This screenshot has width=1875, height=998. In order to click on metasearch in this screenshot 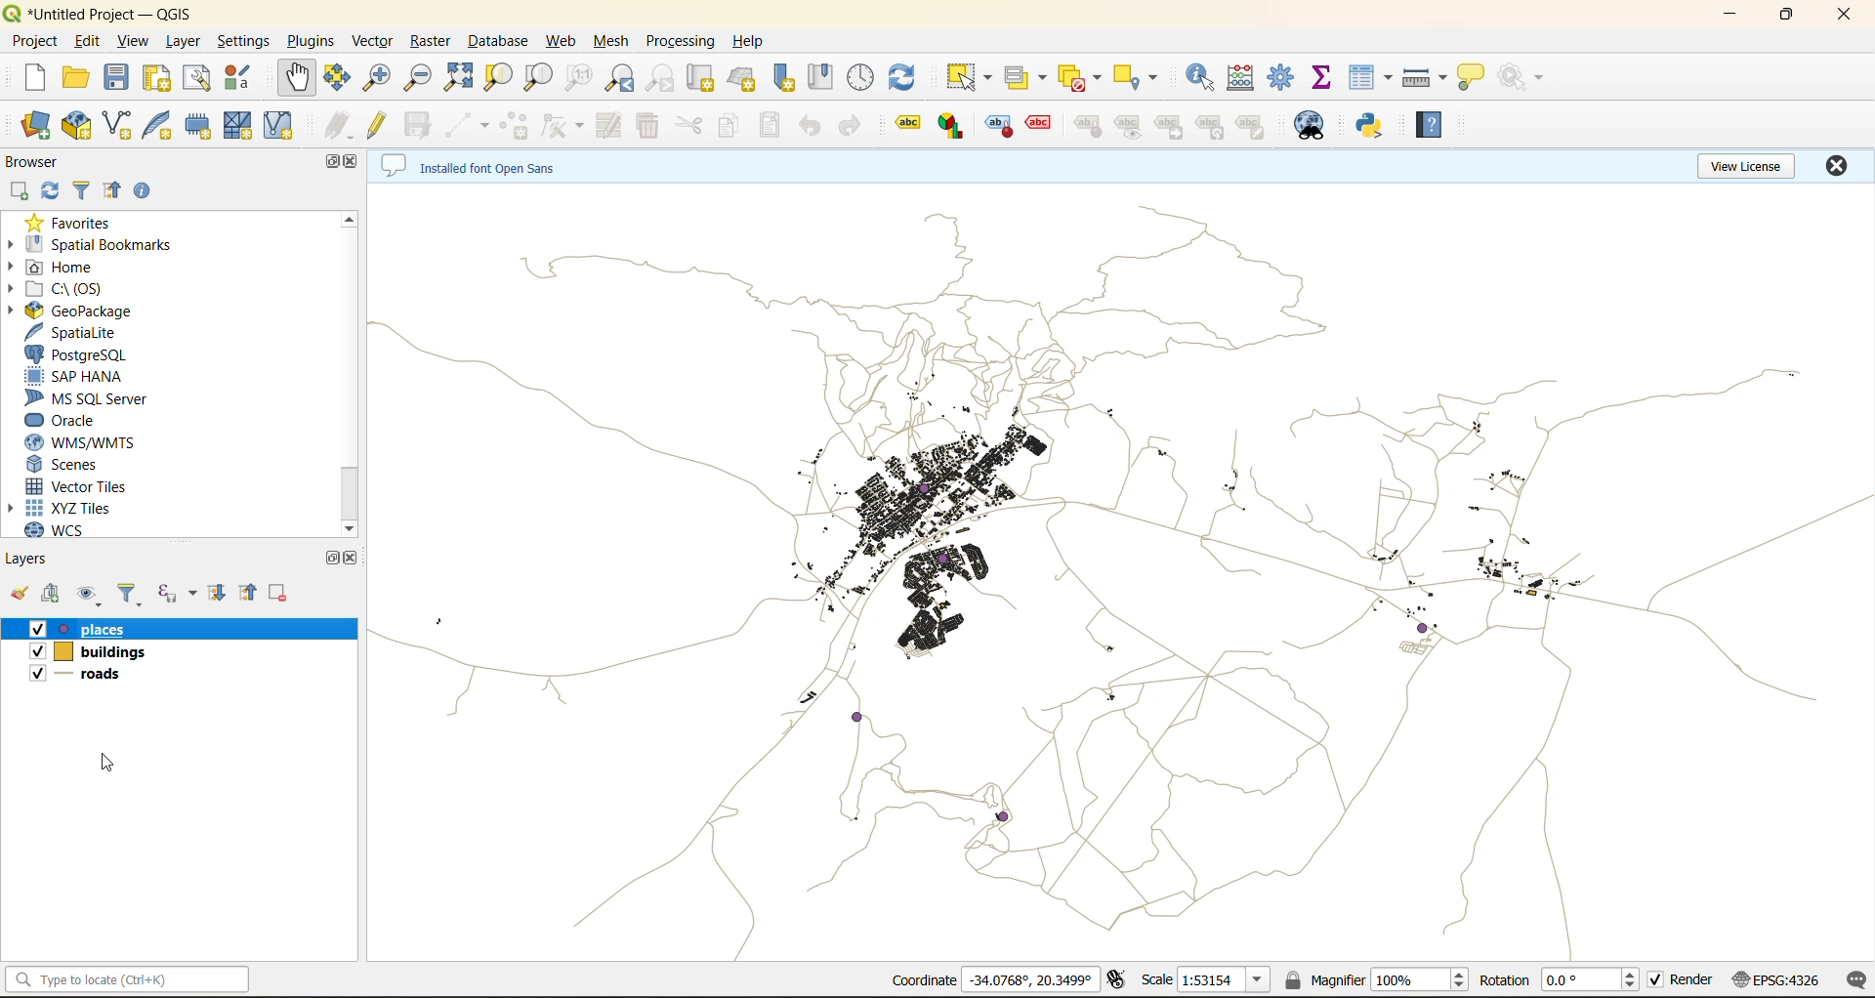, I will do `click(1313, 127)`.